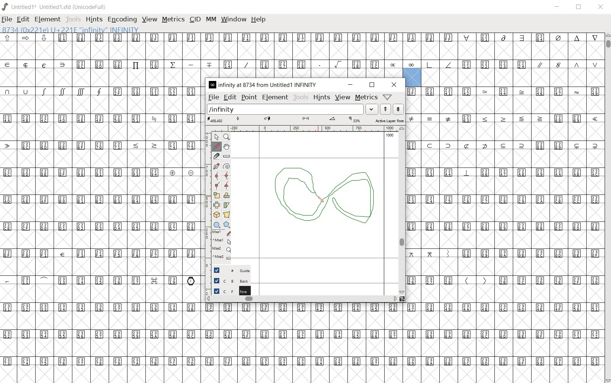 This screenshot has width=611, height=383. I want to click on Unicode code points, so click(539, 172).